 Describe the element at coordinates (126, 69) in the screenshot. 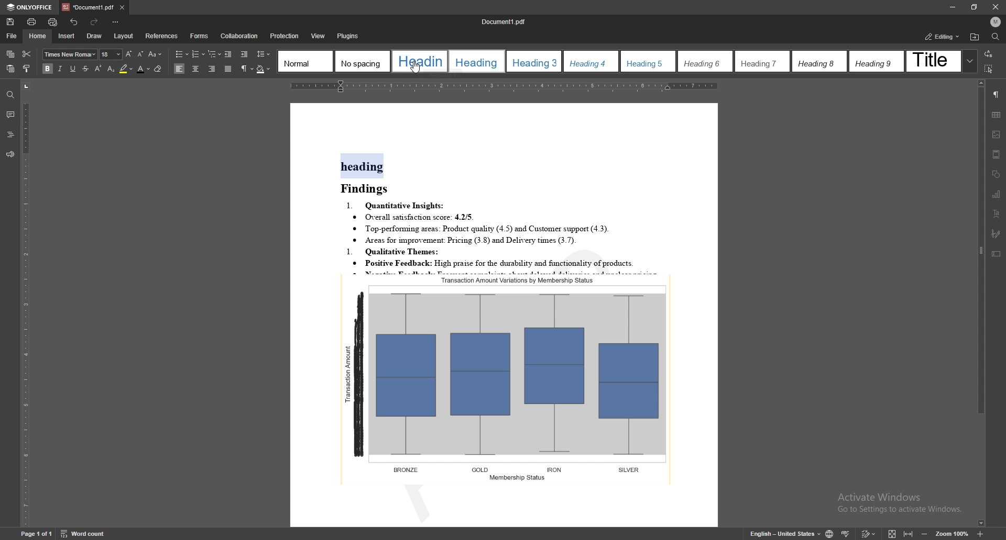

I see `highlight color` at that location.